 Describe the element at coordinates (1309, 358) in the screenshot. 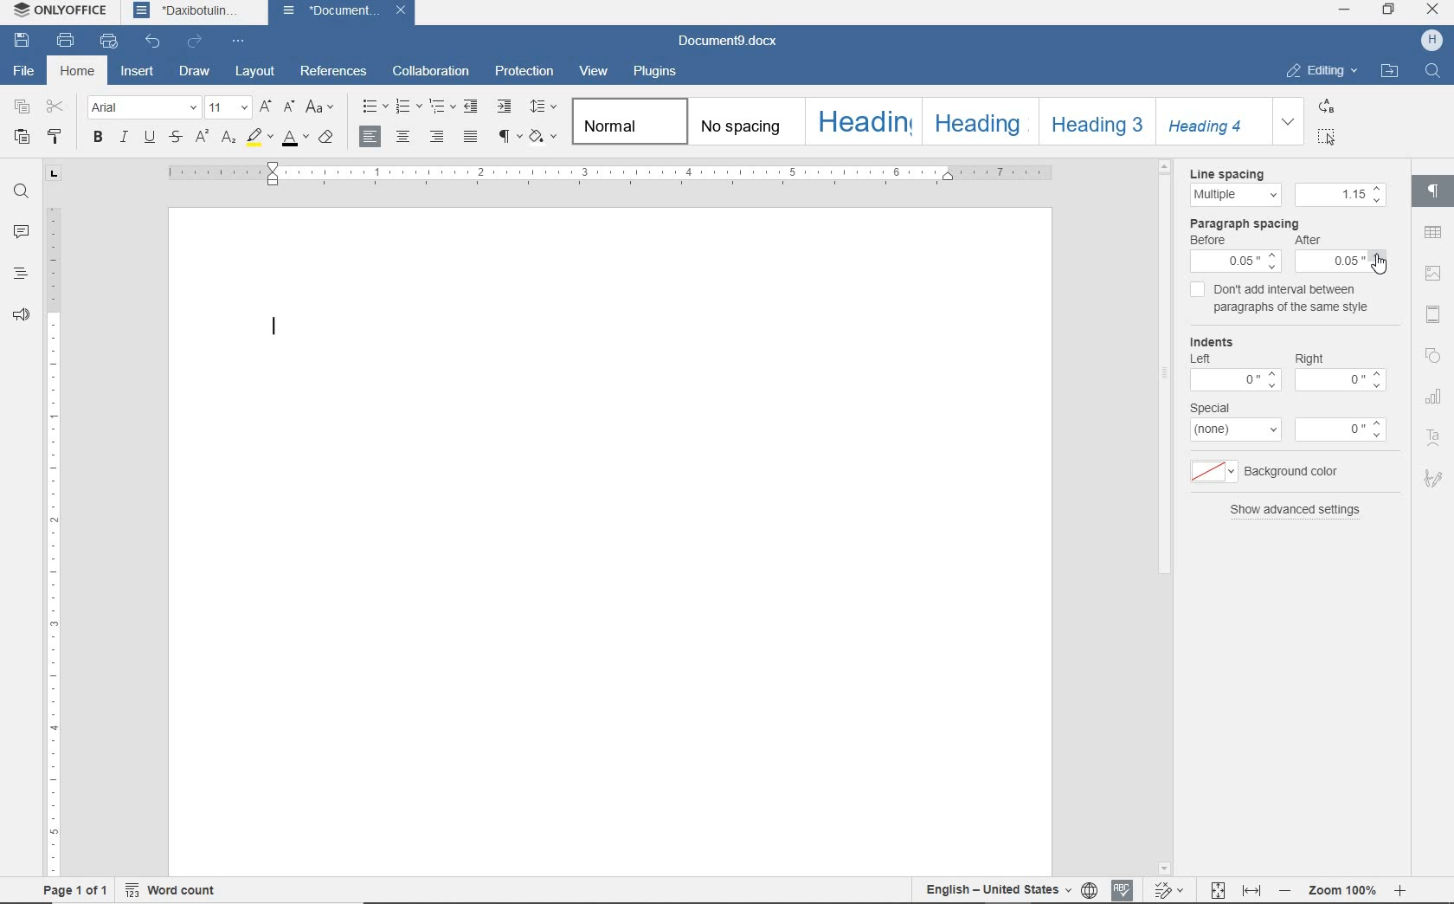

I see `right` at that location.